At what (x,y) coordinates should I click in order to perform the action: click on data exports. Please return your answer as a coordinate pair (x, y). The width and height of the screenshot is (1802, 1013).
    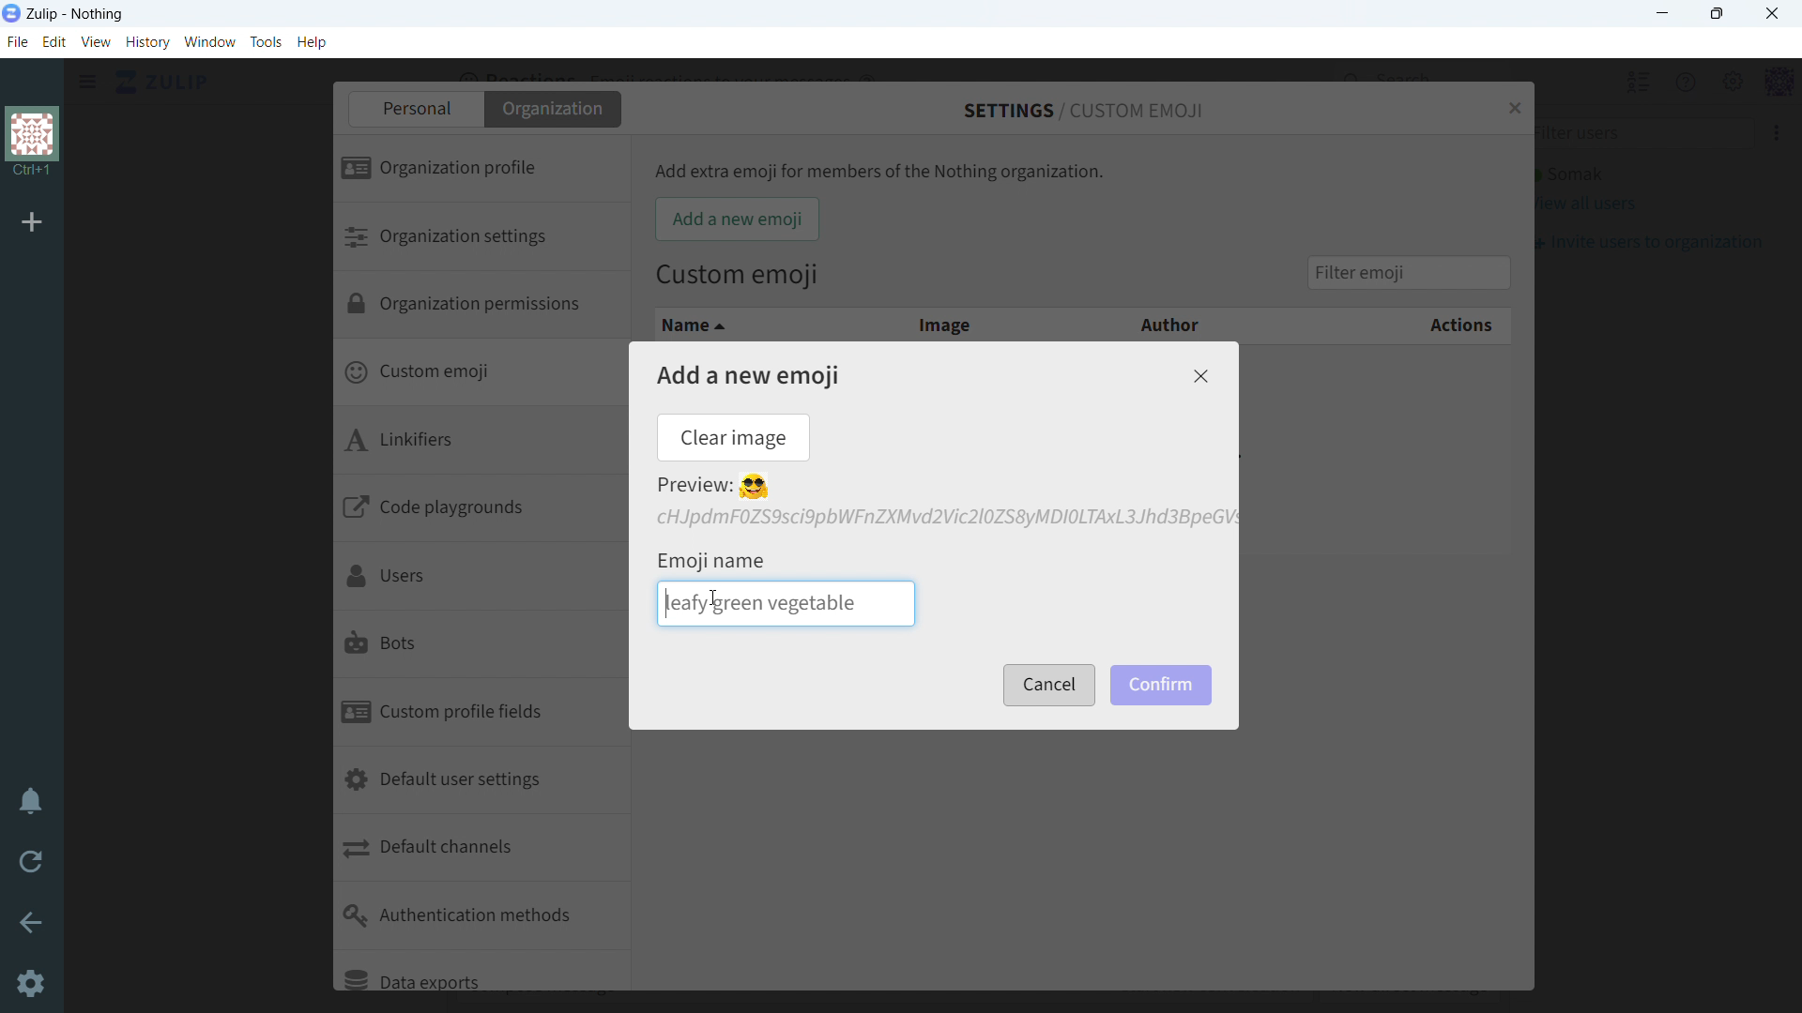
    Looking at the image, I should click on (481, 971).